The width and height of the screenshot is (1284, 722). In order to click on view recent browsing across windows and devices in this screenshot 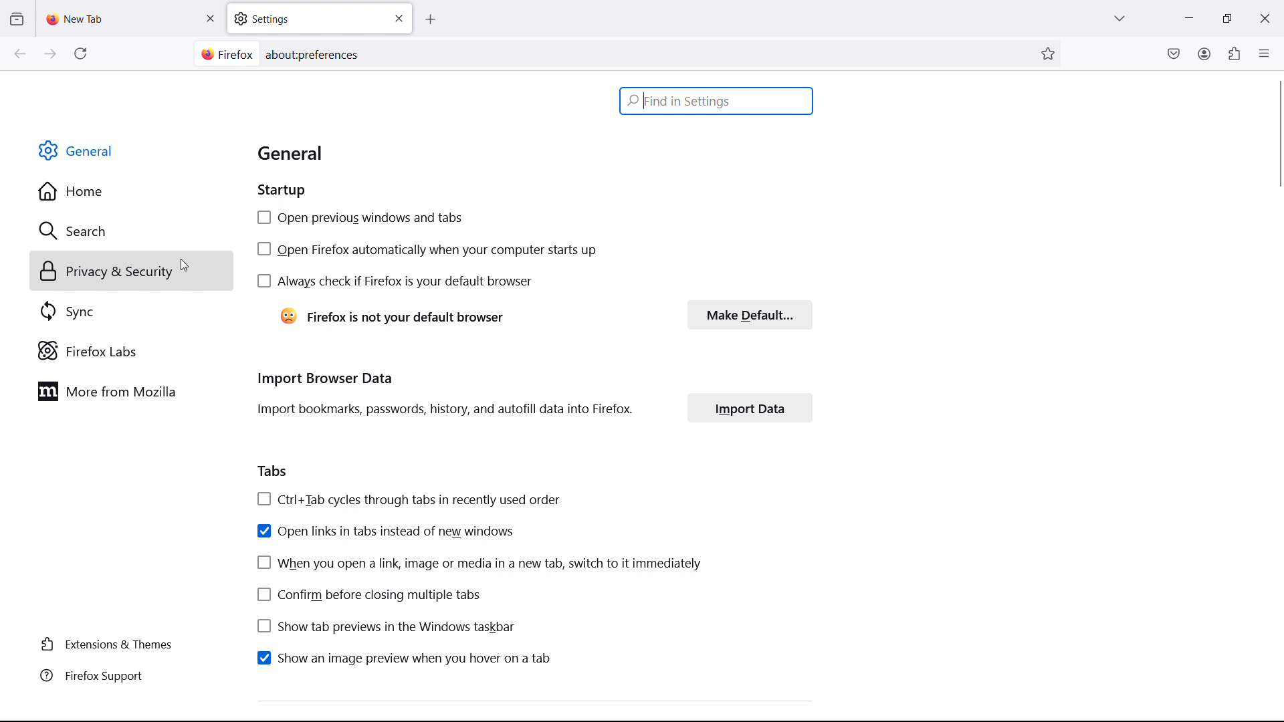, I will do `click(16, 19)`.